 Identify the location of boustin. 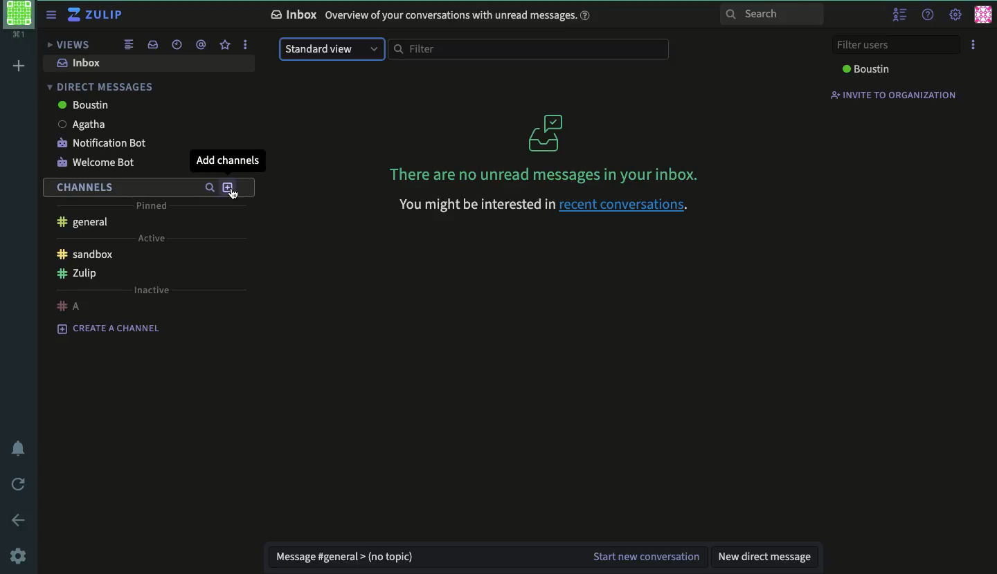
(866, 69).